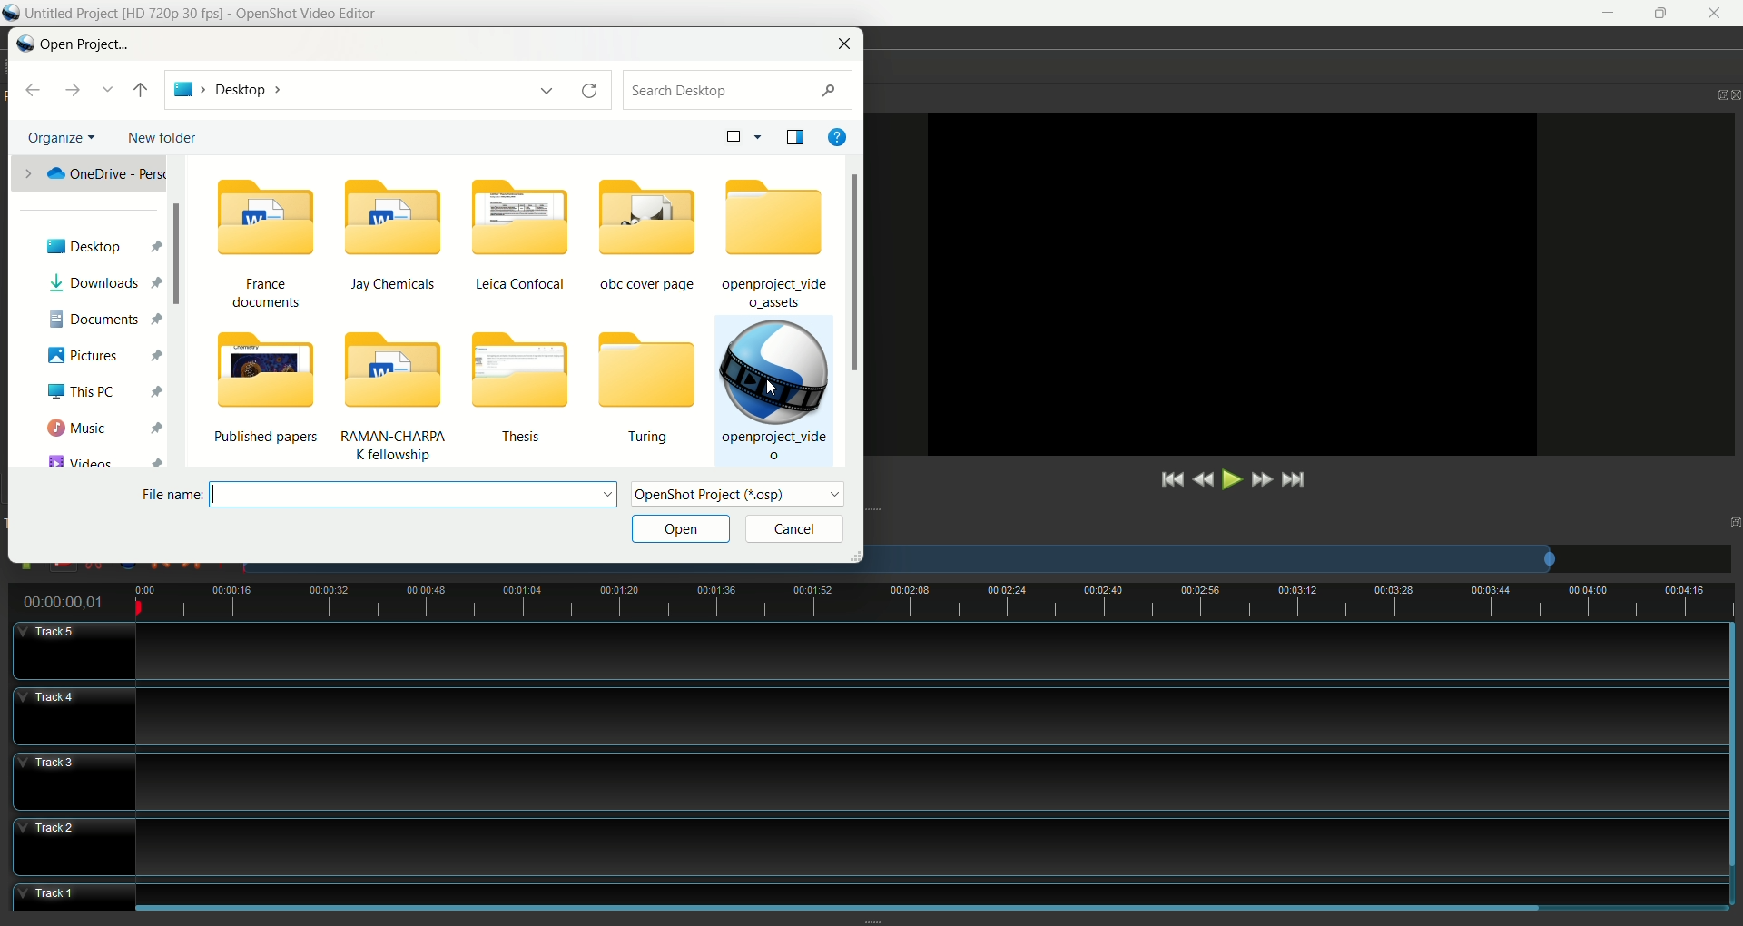 The width and height of the screenshot is (1743, 926). Describe the element at coordinates (773, 389) in the screenshot. I see `openproject_vide
jd` at that location.